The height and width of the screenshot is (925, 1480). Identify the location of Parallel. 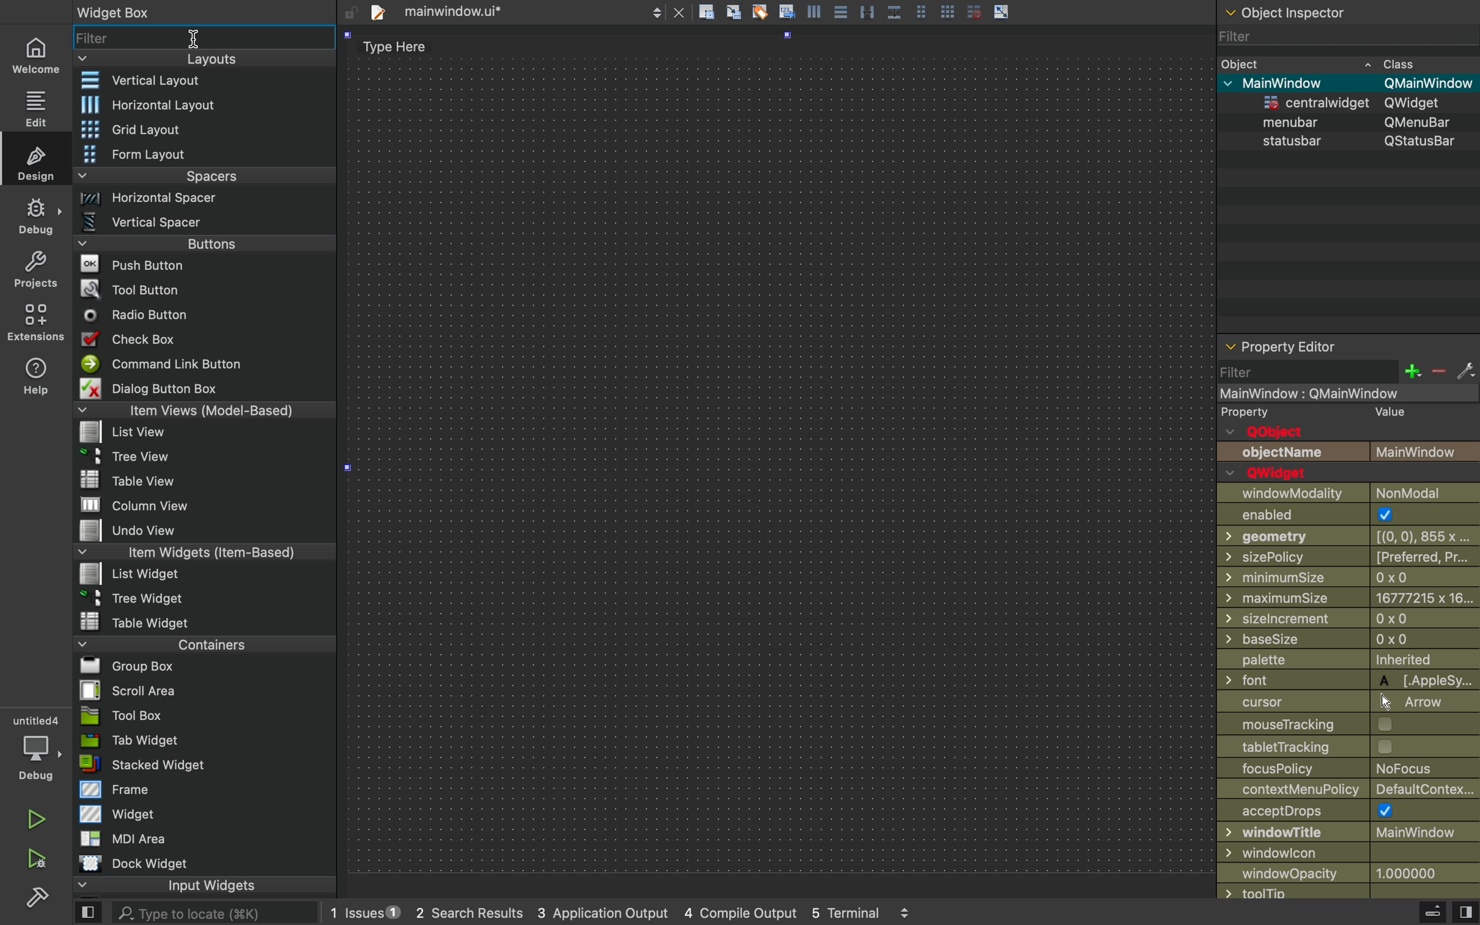
(870, 12).